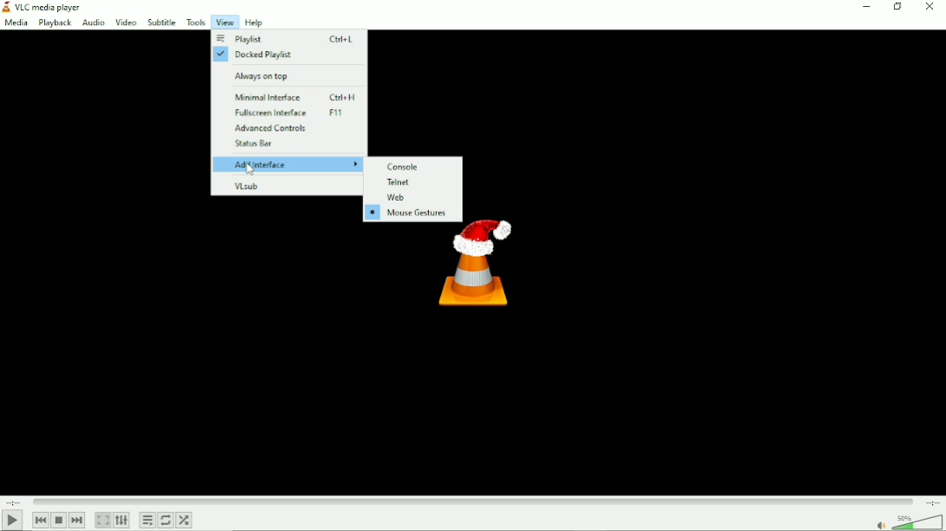 The height and width of the screenshot is (531, 946). Describe the element at coordinates (196, 22) in the screenshot. I see `Tools` at that location.